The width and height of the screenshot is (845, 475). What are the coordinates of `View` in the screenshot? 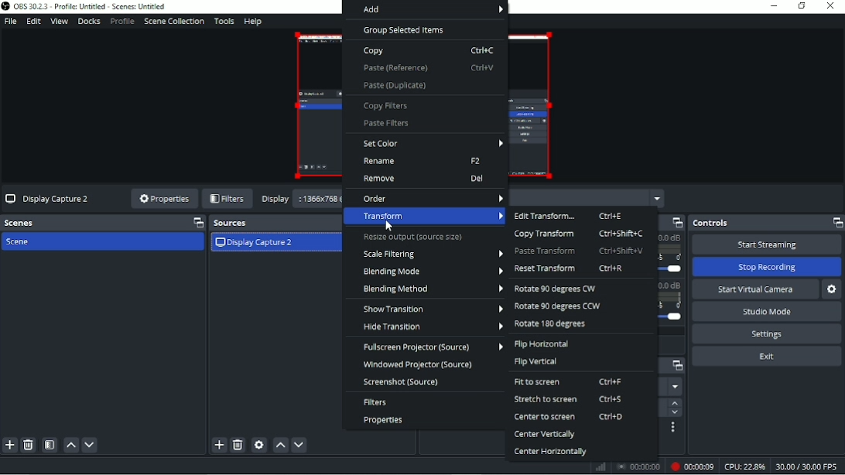 It's located at (59, 22).